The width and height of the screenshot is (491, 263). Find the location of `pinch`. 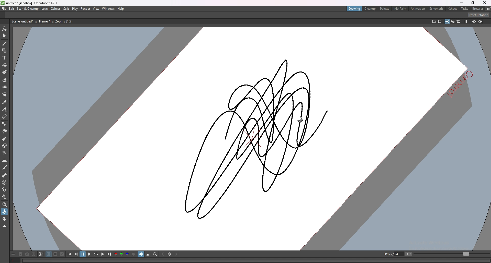

pinch is located at coordinates (5, 131).